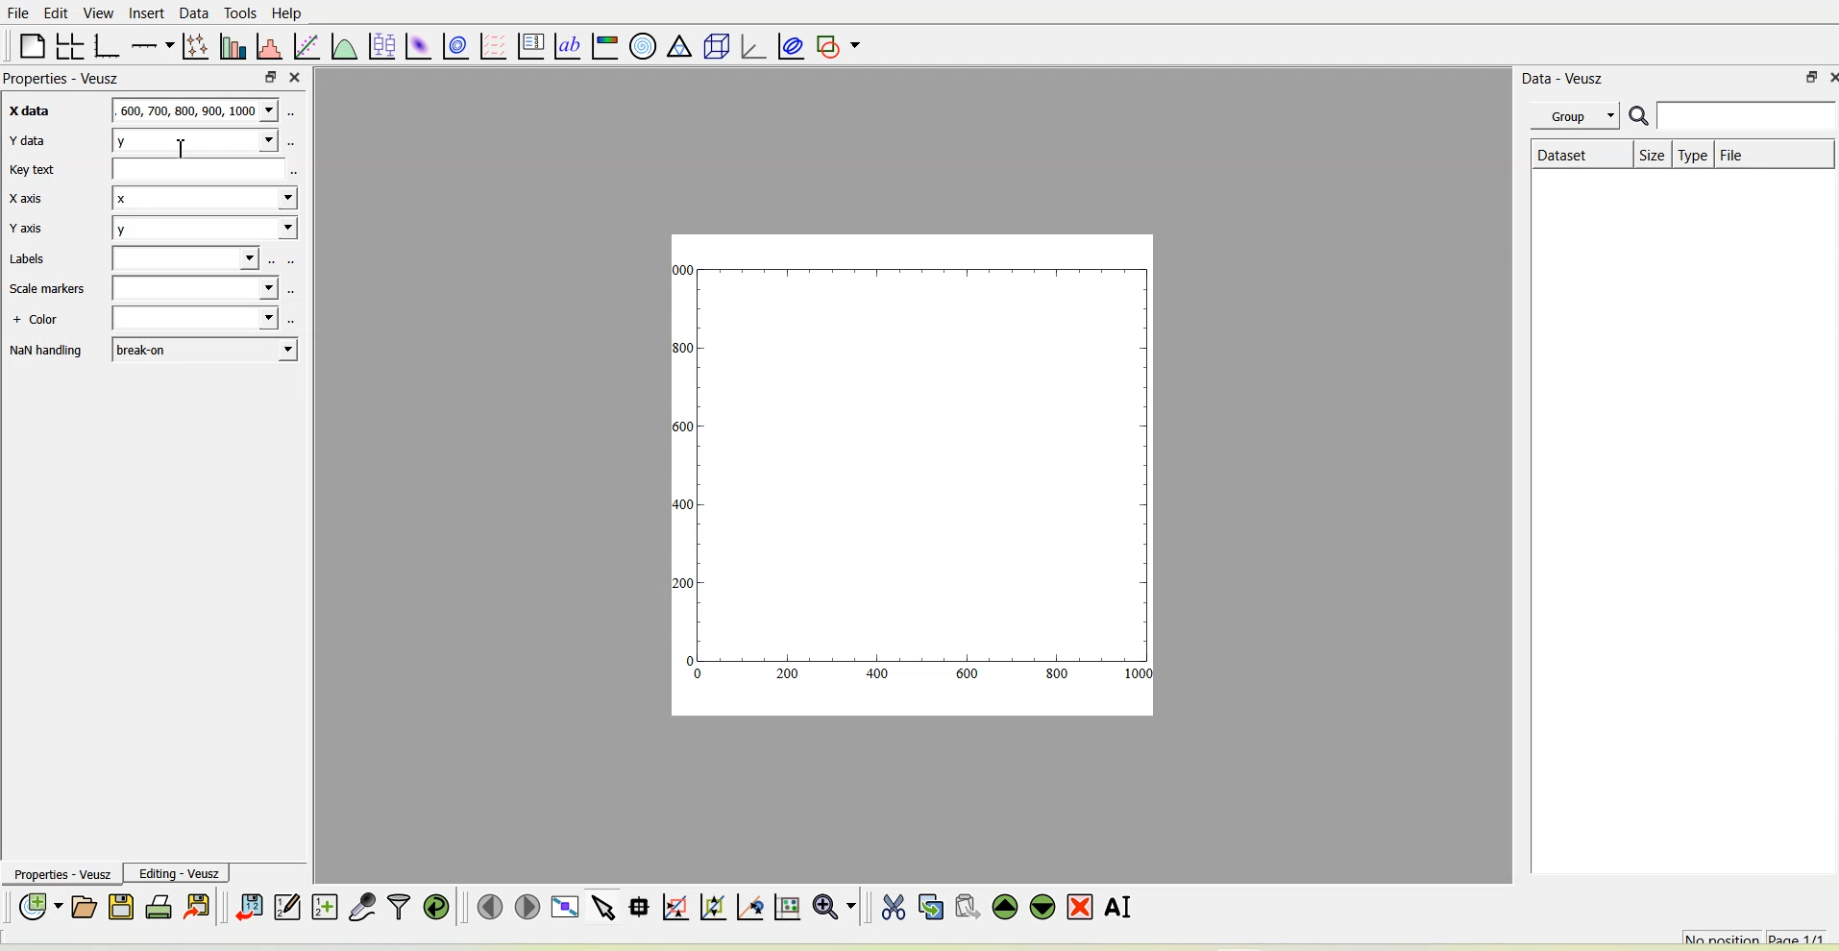  What do you see at coordinates (296, 78) in the screenshot?
I see `close` at bounding box center [296, 78].